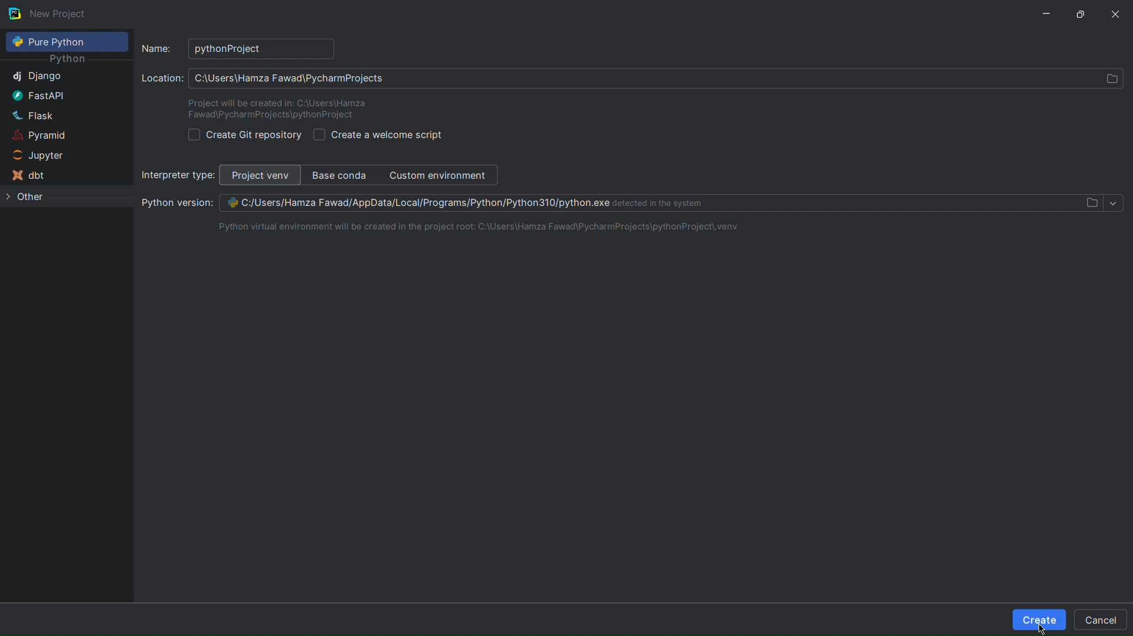 This screenshot has height=636, width=1133. I want to click on Pyramid, so click(37, 135).